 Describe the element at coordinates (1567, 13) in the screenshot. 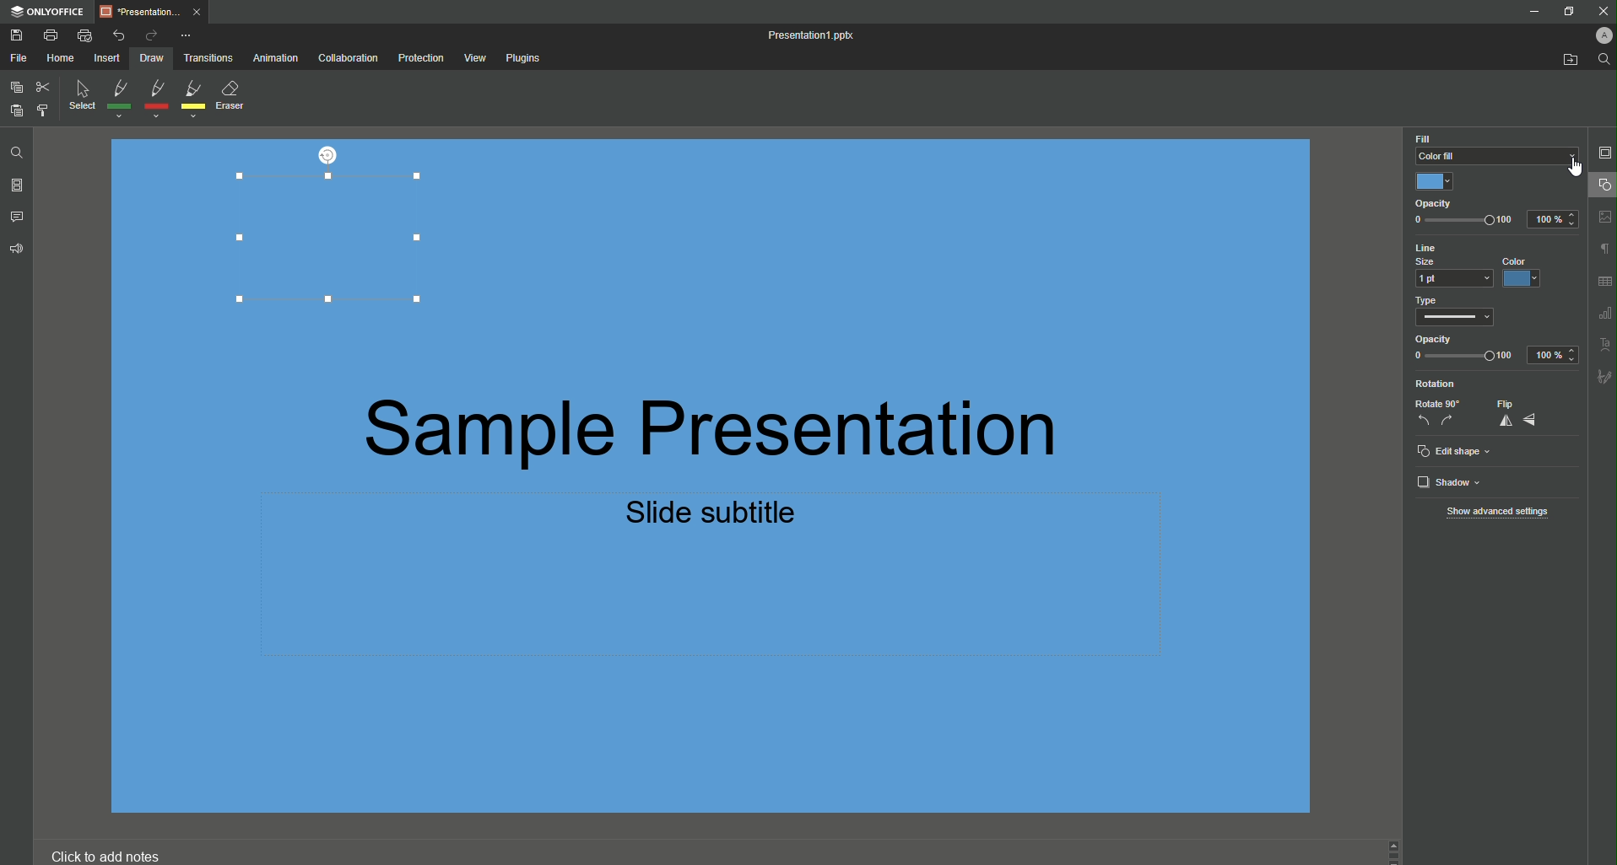

I see `Restore` at that location.